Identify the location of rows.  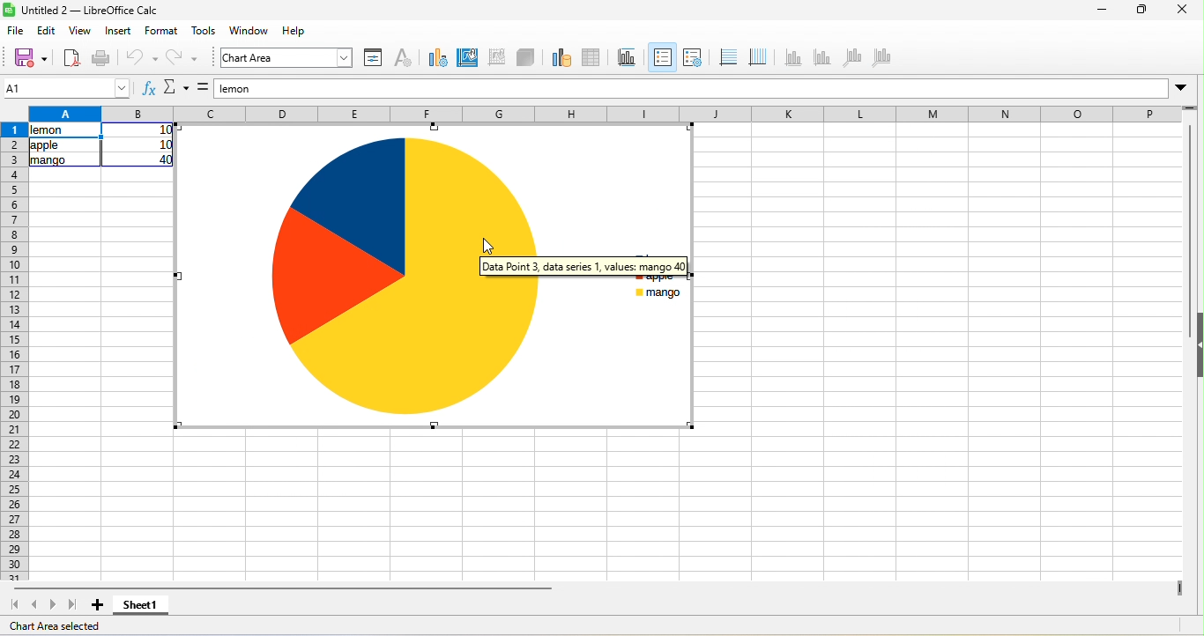
(14, 351).